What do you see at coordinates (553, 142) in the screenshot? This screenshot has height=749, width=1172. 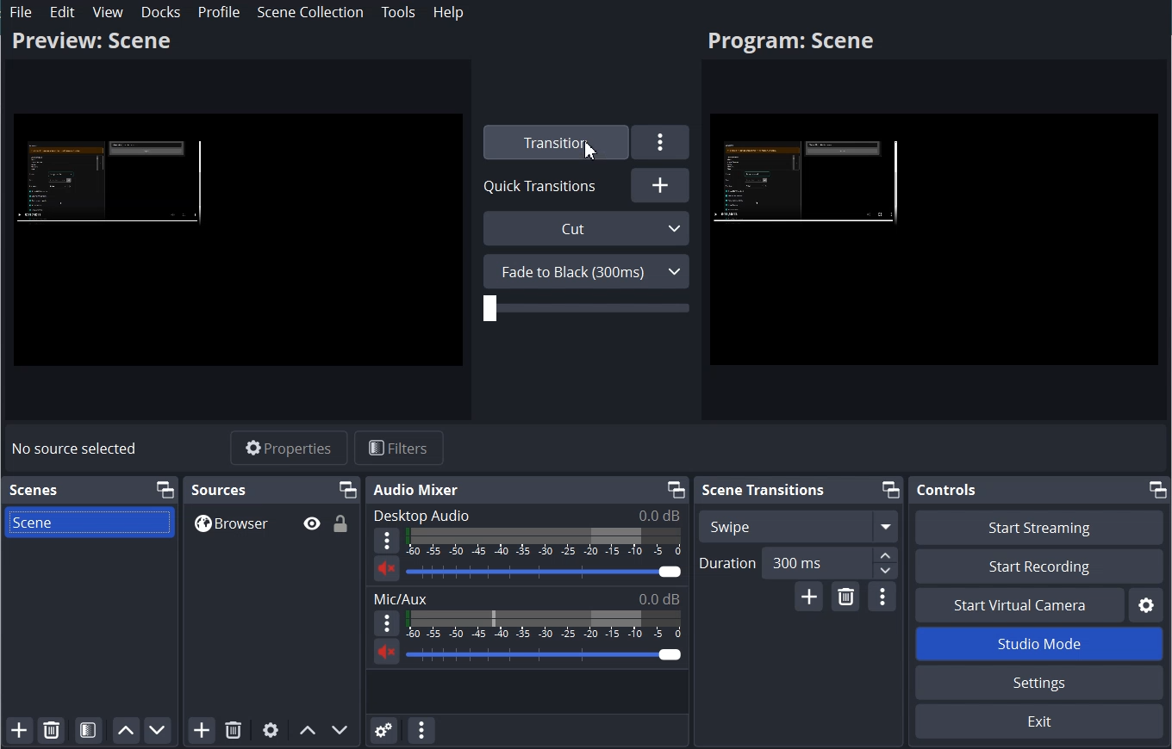 I see `Transition` at bounding box center [553, 142].